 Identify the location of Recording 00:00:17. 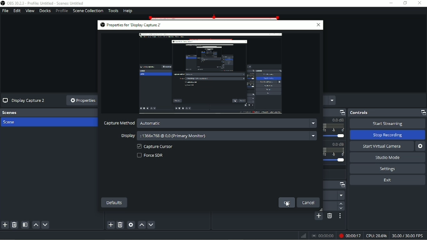
(350, 235).